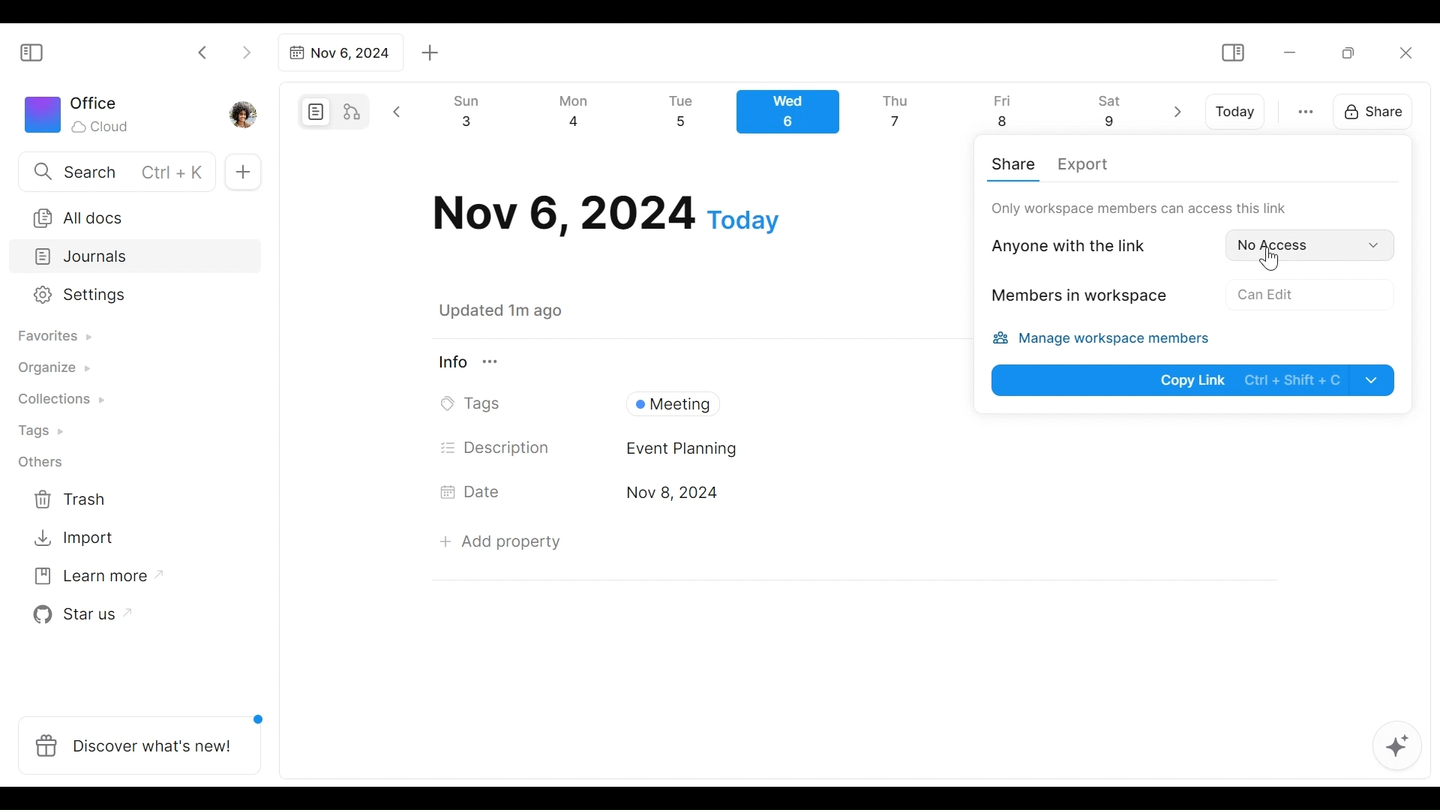 The image size is (1440, 810). I want to click on Profile photo, so click(244, 111).